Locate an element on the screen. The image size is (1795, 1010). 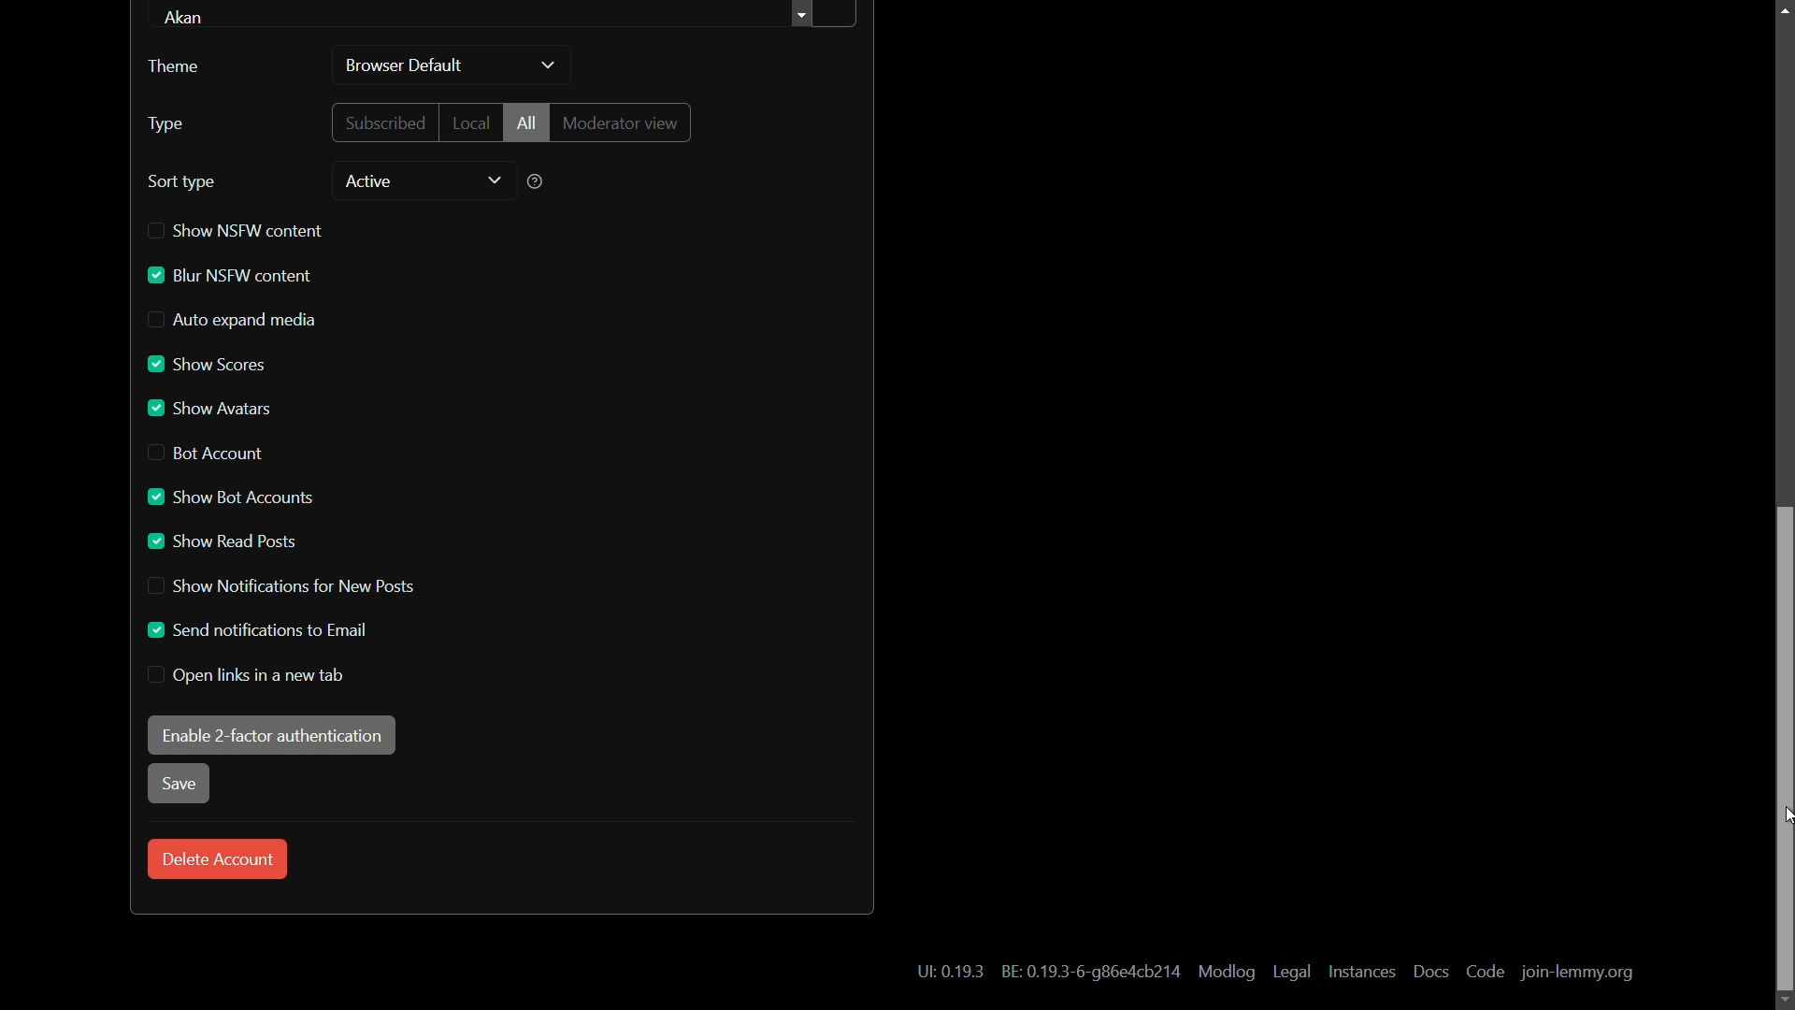
legal is located at coordinates (1294, 973).